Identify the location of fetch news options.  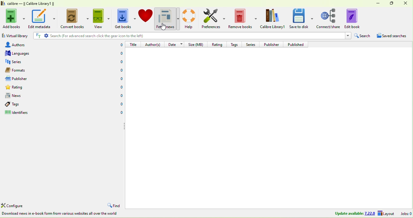
(178, 18).